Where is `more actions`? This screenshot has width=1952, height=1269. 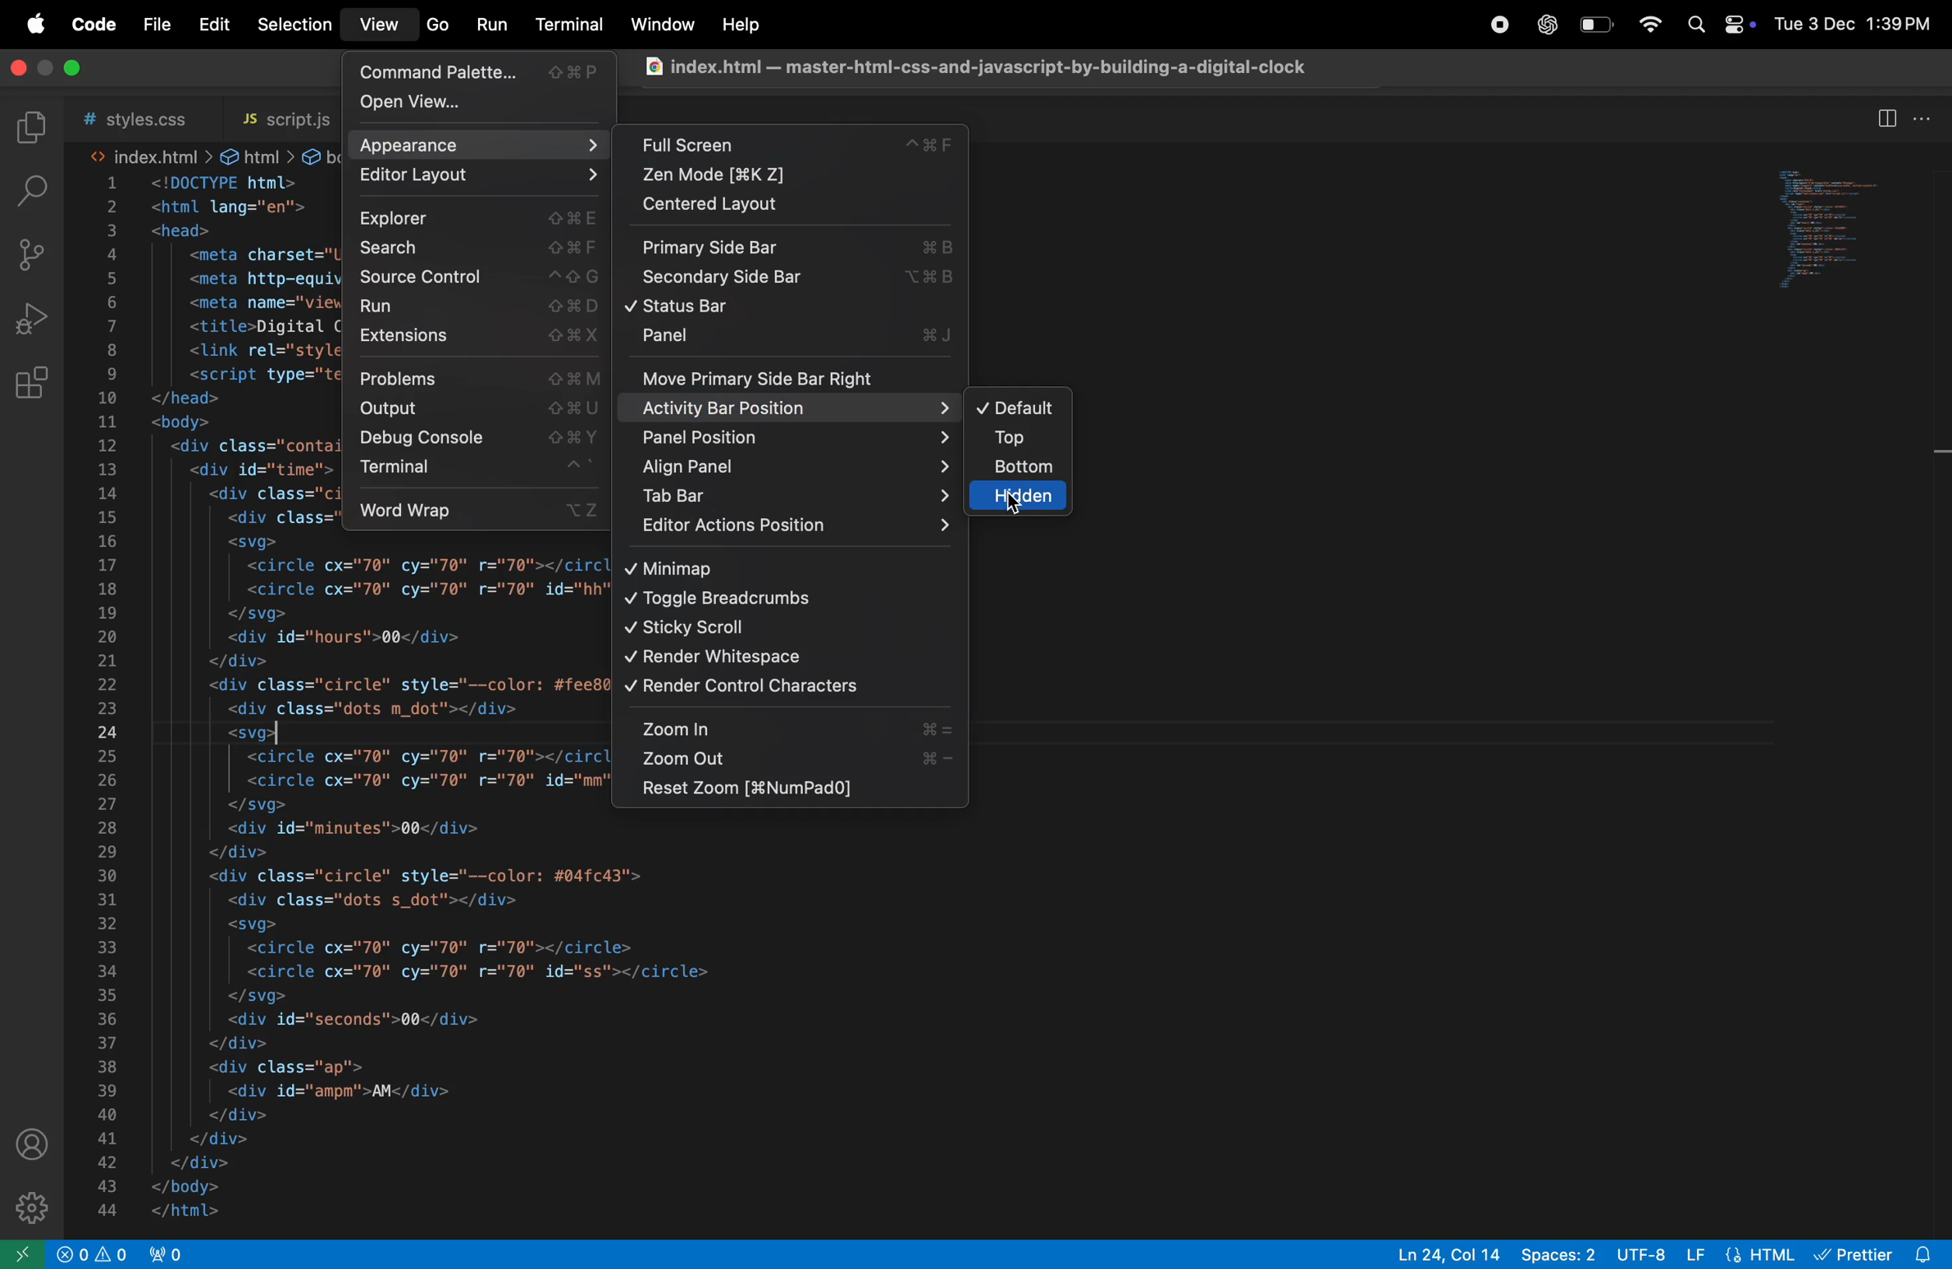
more actions is located at coordinates (1925, 119).